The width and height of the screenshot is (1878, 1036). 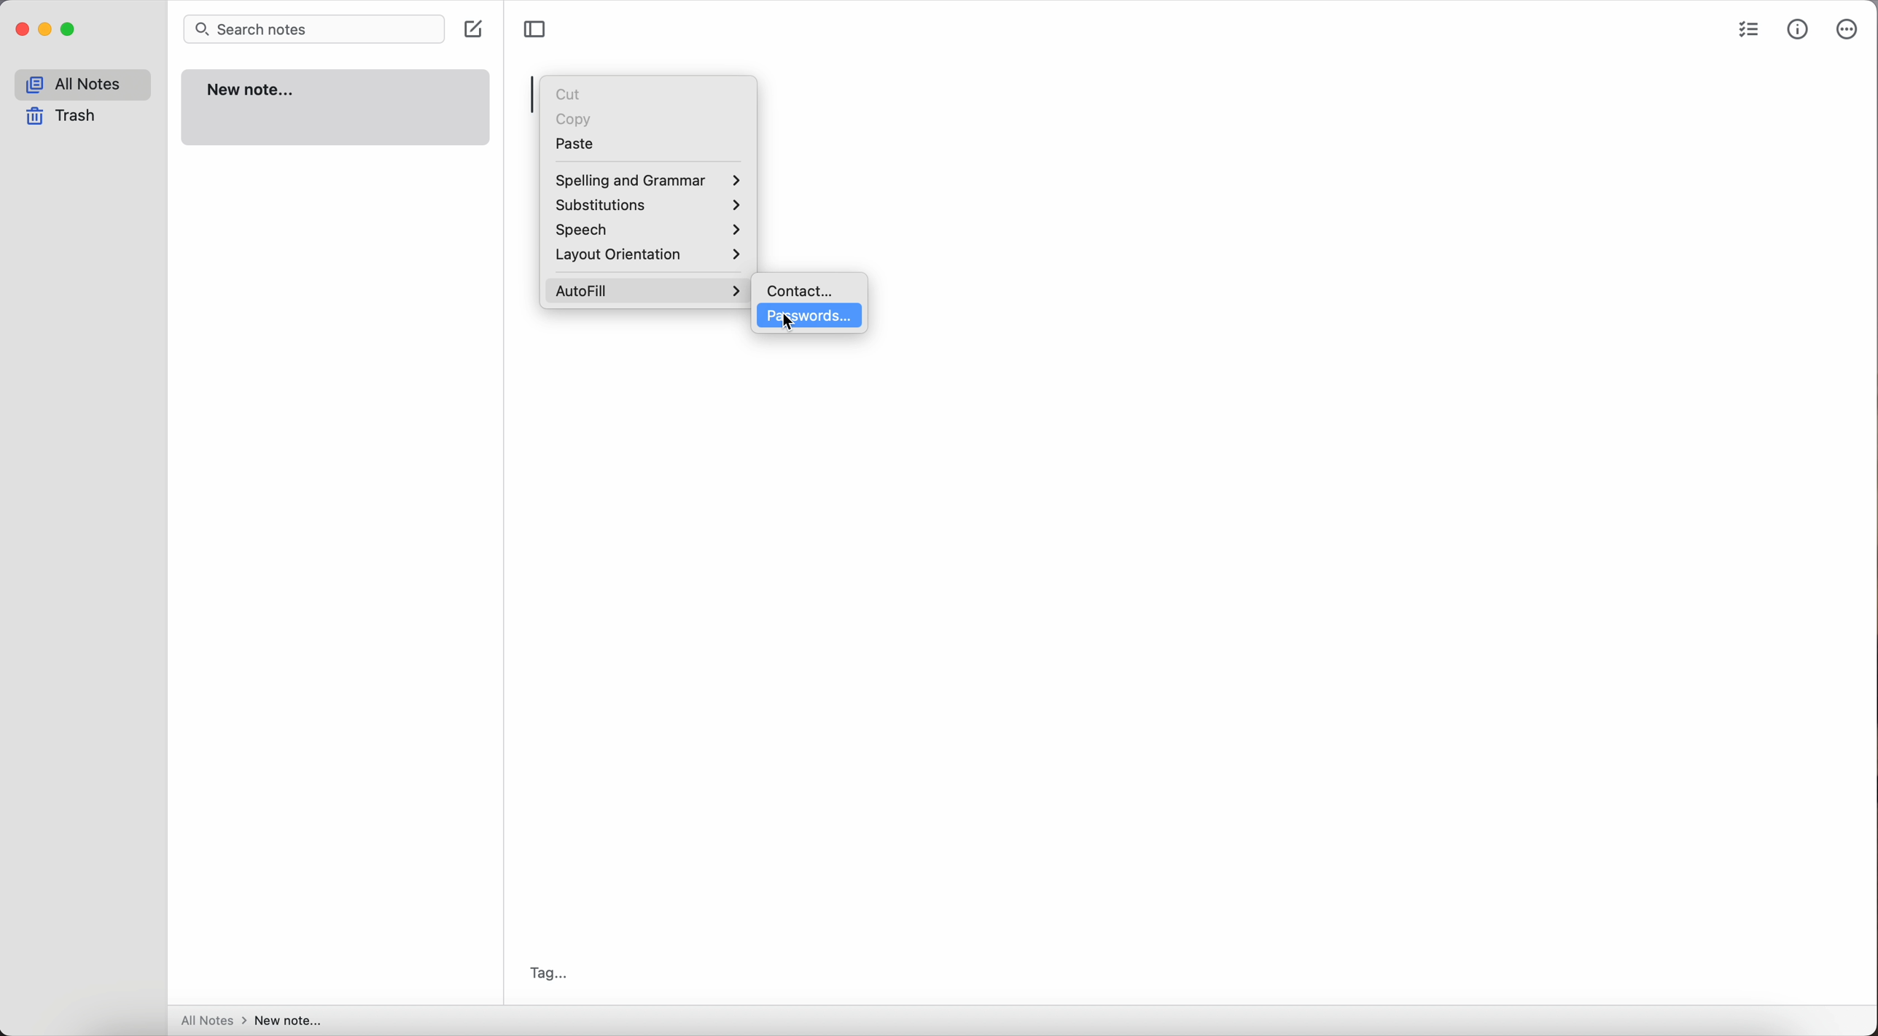 I want to click on click on autofill, so click(x=650, y=290).